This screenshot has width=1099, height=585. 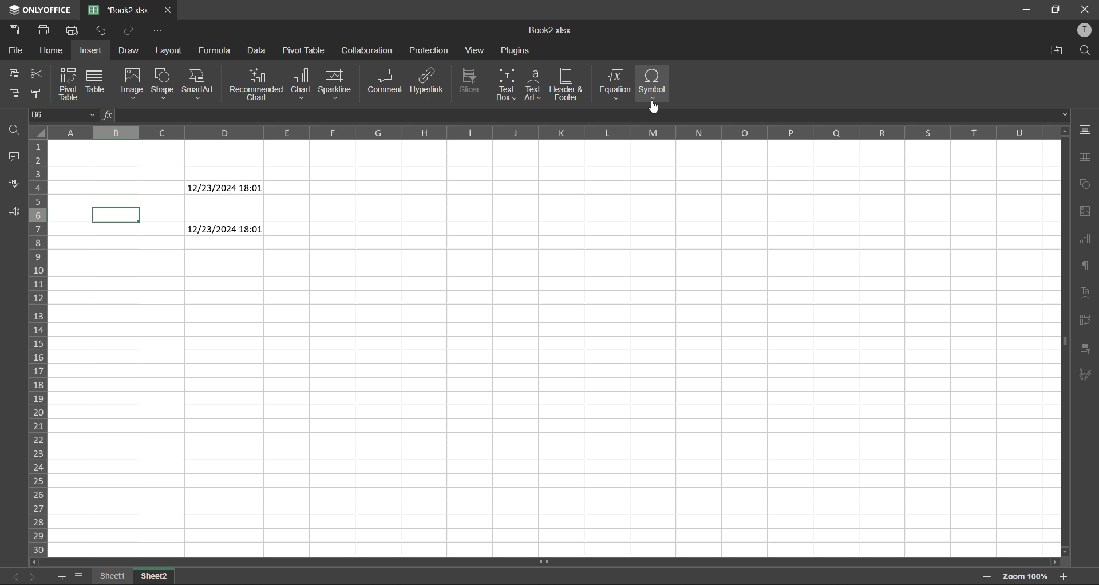 I want to click on slicer, so click(x=473, y=81).